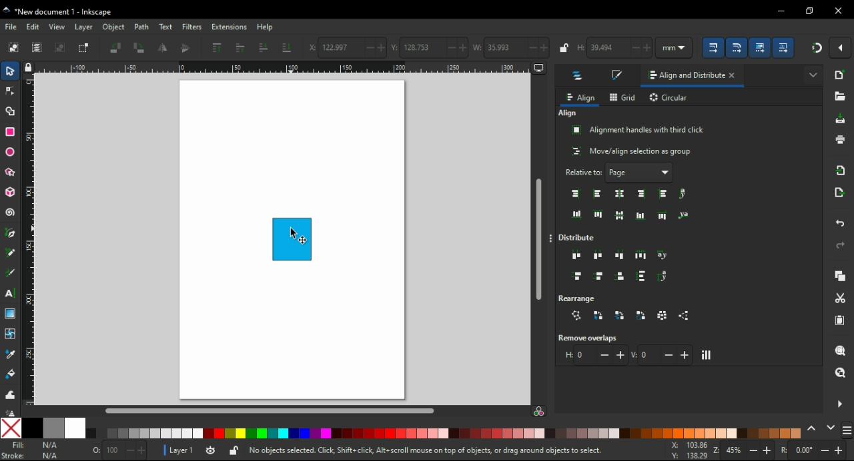 The width and height of the screenshot is (854, 461). Describe the element at coordinates (581, 97) in the screenshot. I see `align` at that location.